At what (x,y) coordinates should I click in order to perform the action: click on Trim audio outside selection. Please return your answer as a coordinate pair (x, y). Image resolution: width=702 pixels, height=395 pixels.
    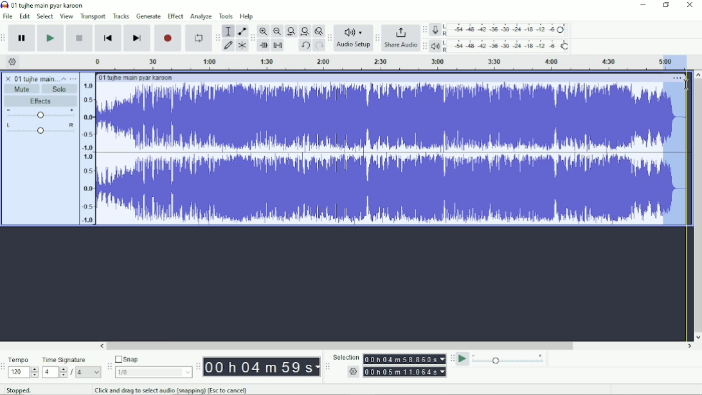
    Looking at the image, I should click on (264, 46).